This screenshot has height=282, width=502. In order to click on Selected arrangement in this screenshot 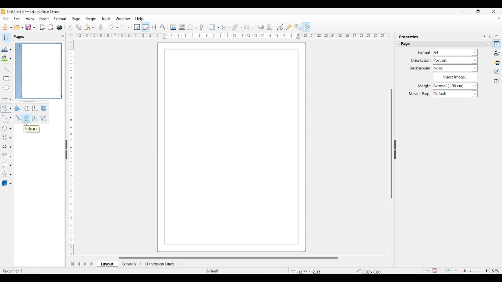, I will do `click(236, 27)`.